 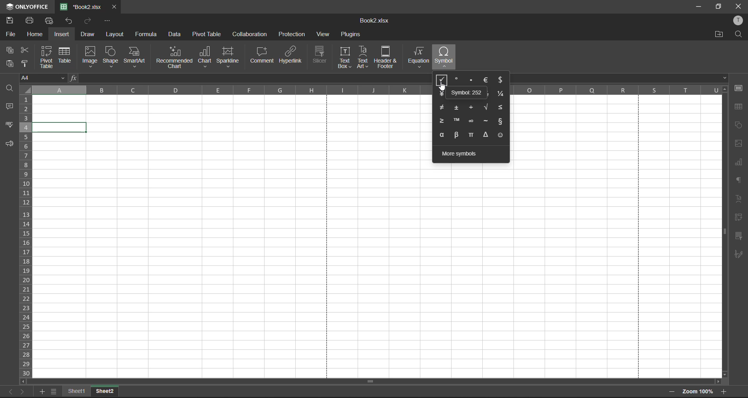 I want to click on white smiling face, so click(x=499, y=136).